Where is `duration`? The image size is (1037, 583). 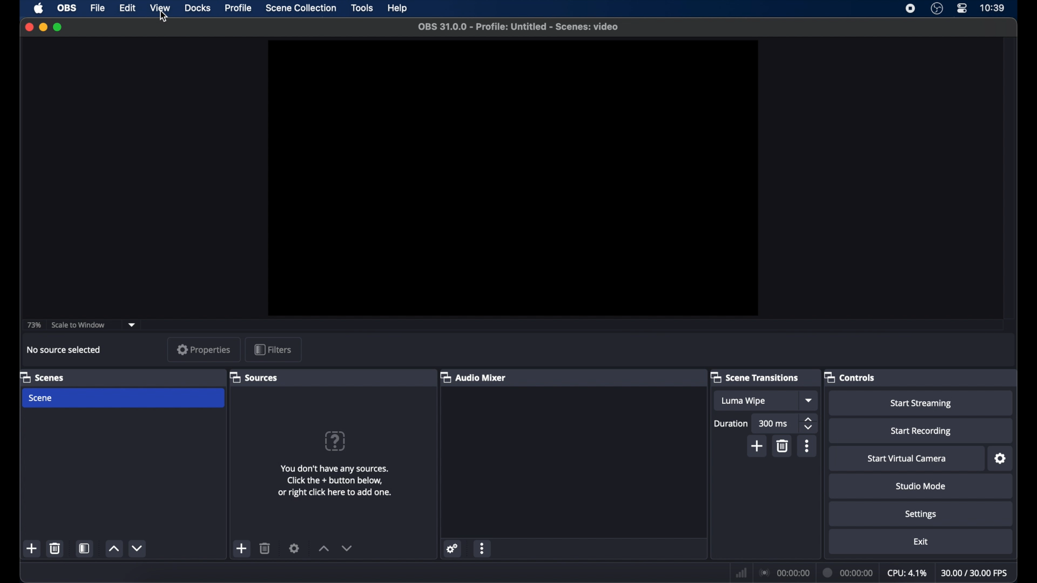 duration is located at coordinates (730, 423).